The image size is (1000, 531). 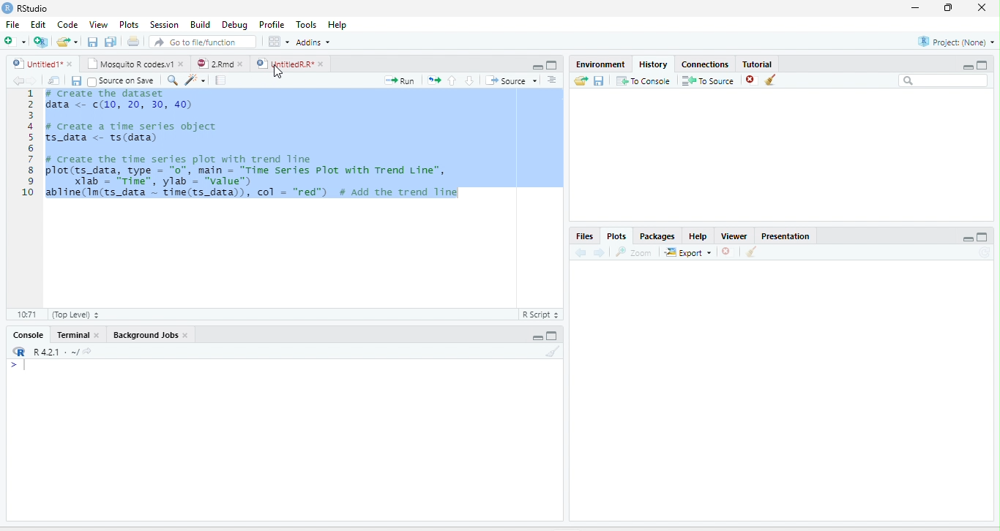 I want to click on Addins, so click(x=313, y=42).